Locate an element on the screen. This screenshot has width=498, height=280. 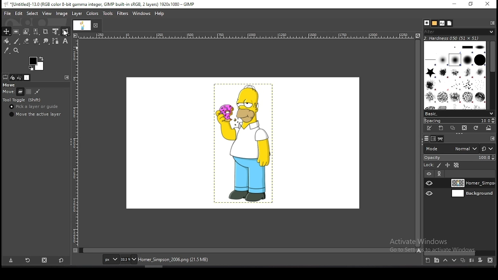
patterns is located at coordinates (434, 23).